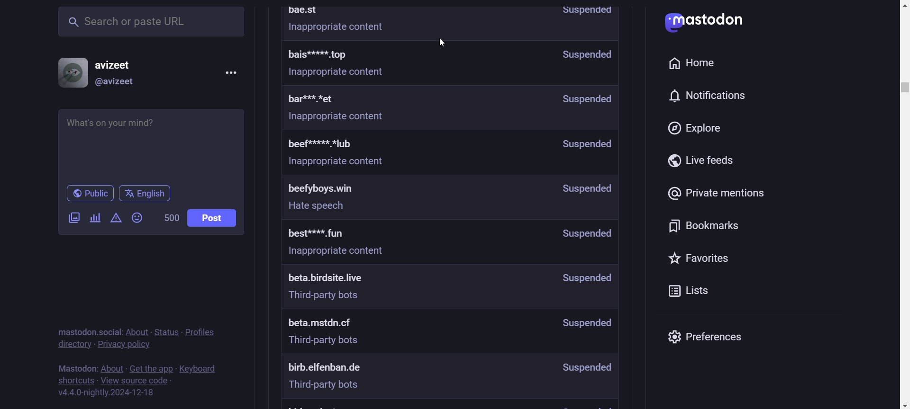 Image resolution: width=910 pixels, height=409 pixels. I want to click on moderated server's information, so click(451, 375).